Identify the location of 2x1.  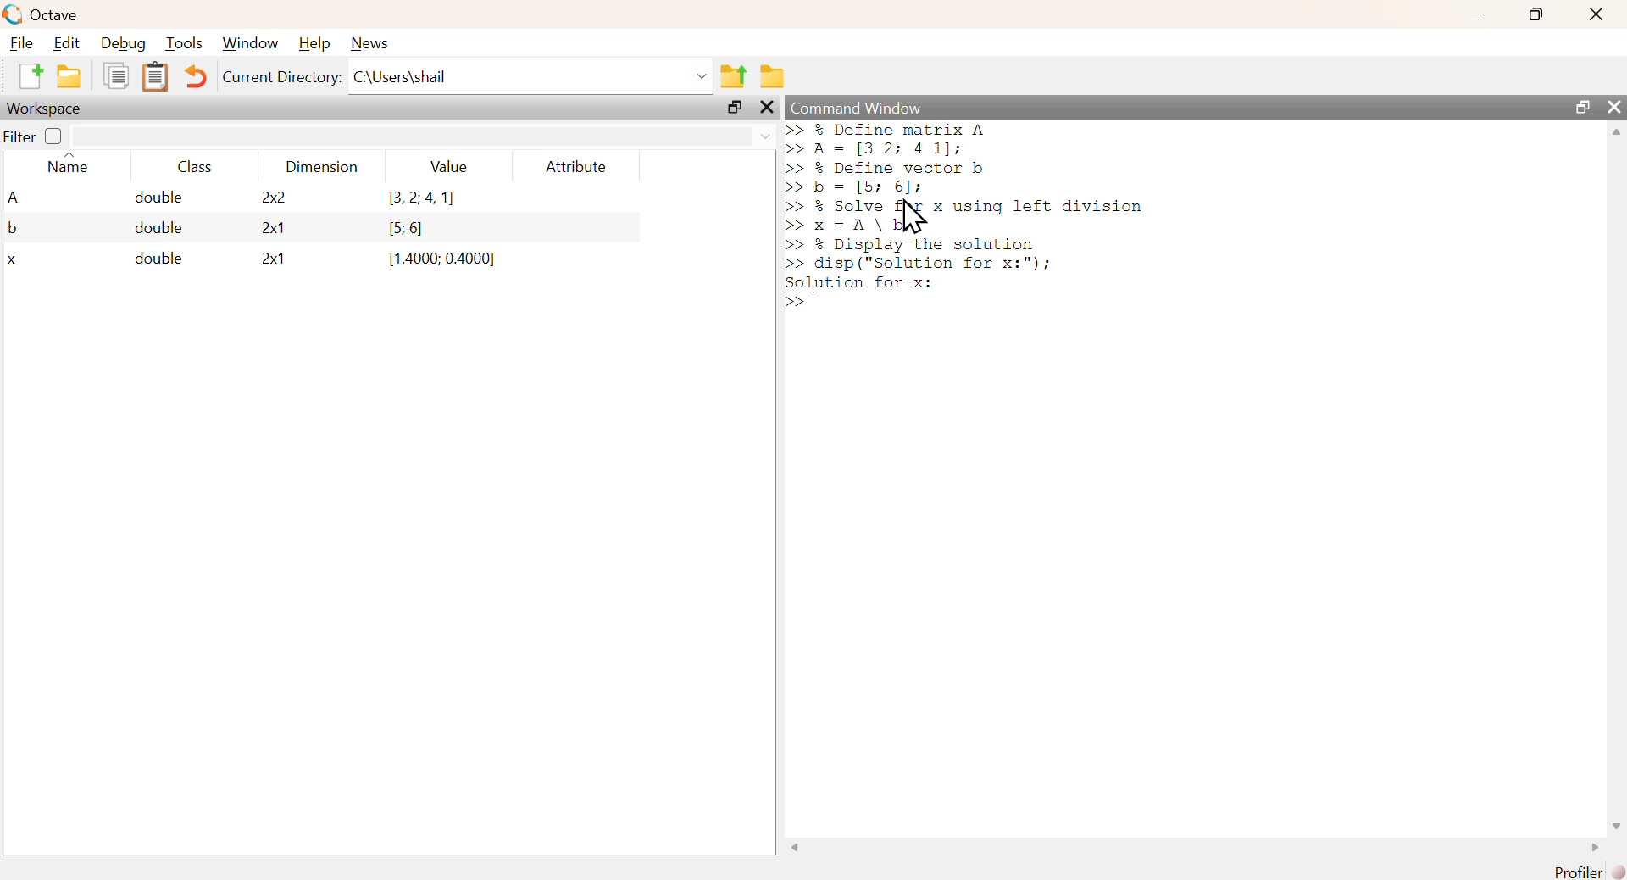
(263, 228).